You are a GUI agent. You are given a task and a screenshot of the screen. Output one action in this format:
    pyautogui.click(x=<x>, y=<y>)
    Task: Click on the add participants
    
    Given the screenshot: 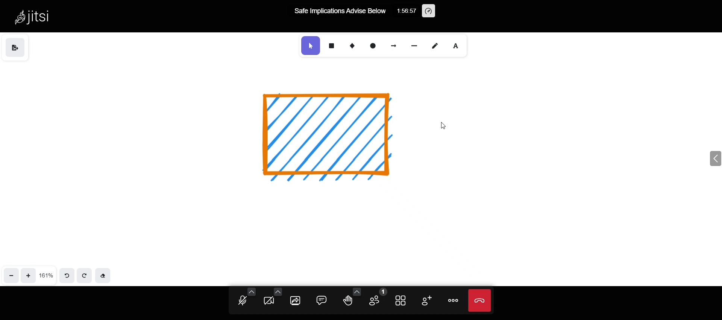 What is the action you would take?
    pyautogui.click(x=424, y=300)
    